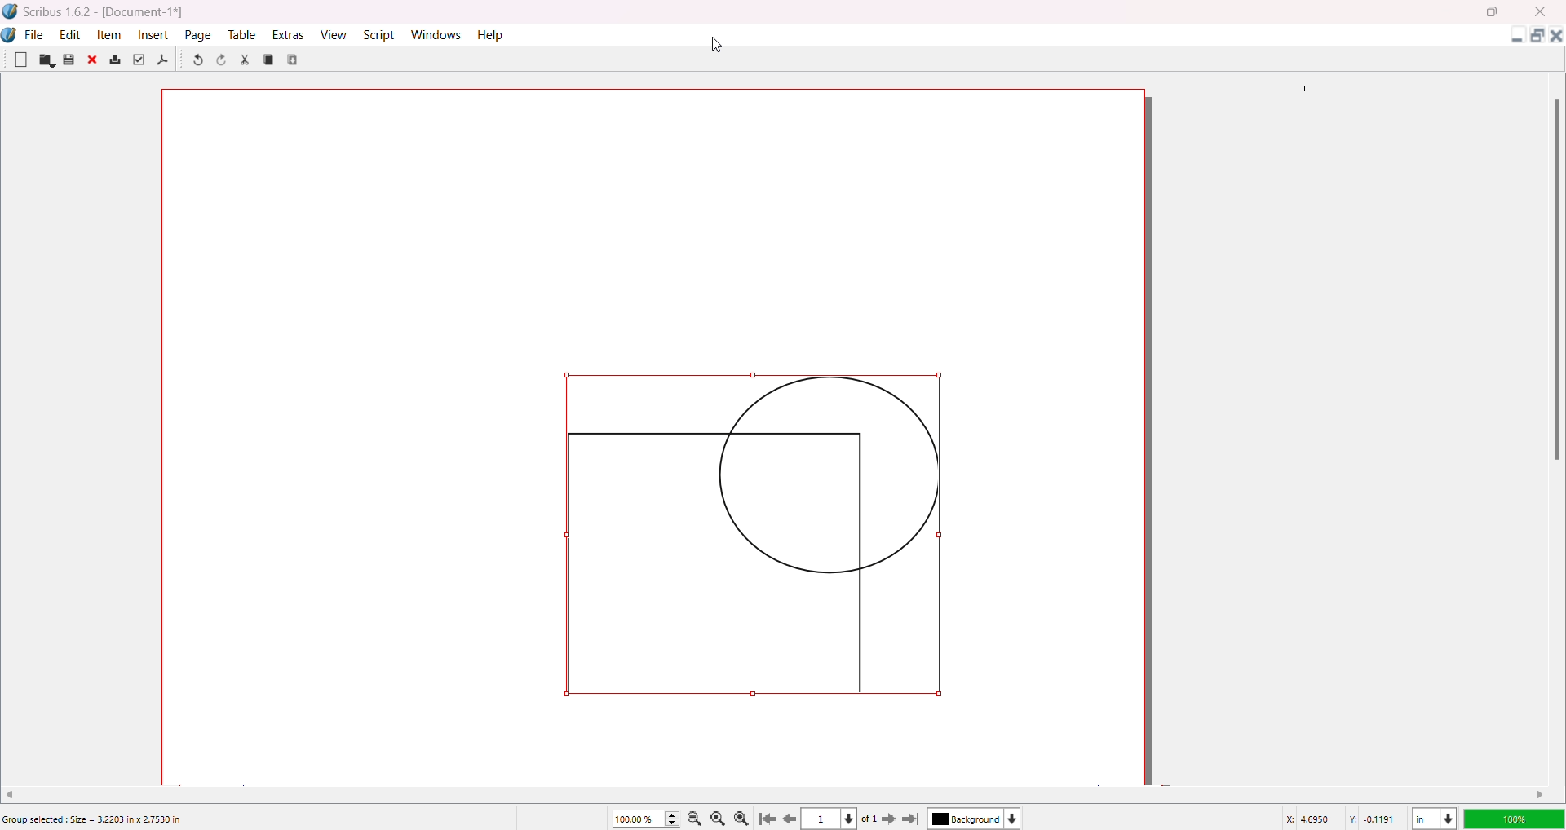 The height and width of the screenshot is (830, 1566). Describe the element at coordinates (745, 817) in the screenshot. I see `Zoom in` at that location.